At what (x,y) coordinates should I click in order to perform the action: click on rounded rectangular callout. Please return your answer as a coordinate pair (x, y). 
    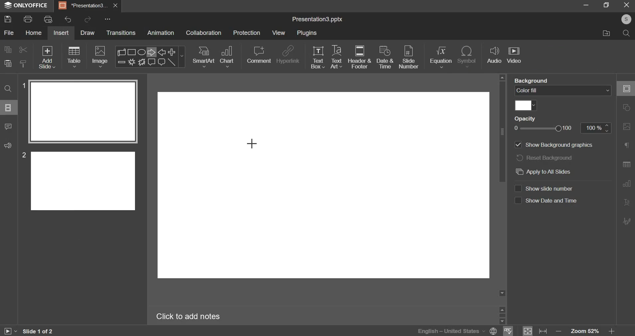
    Looking at the image, I should click on (161, 63).